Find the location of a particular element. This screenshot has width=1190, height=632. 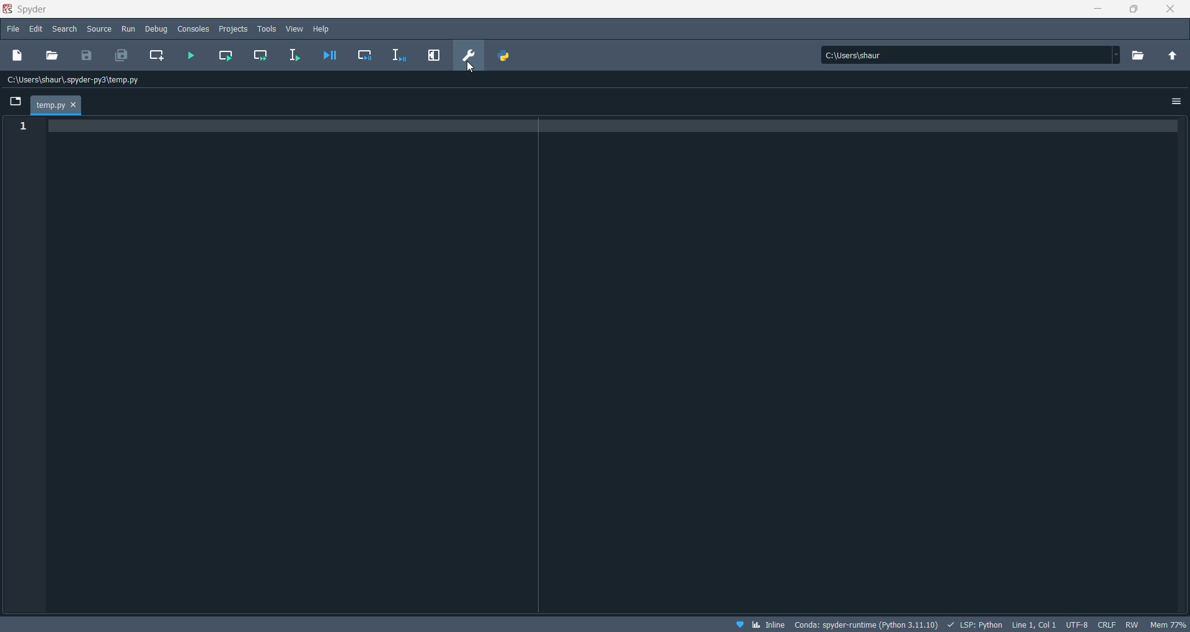

file is located at coordinates (12, 28).